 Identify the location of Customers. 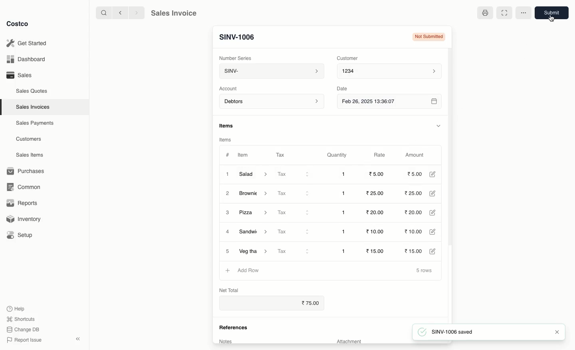
(29, 139).